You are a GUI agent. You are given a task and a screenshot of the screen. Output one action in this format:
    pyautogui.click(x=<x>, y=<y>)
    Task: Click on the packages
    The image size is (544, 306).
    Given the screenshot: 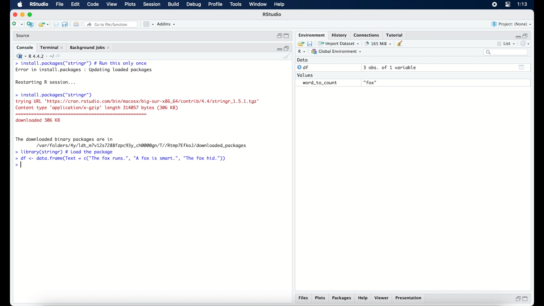 What is the action you would take?
    pyautogui.click(x=342, y=298)
    